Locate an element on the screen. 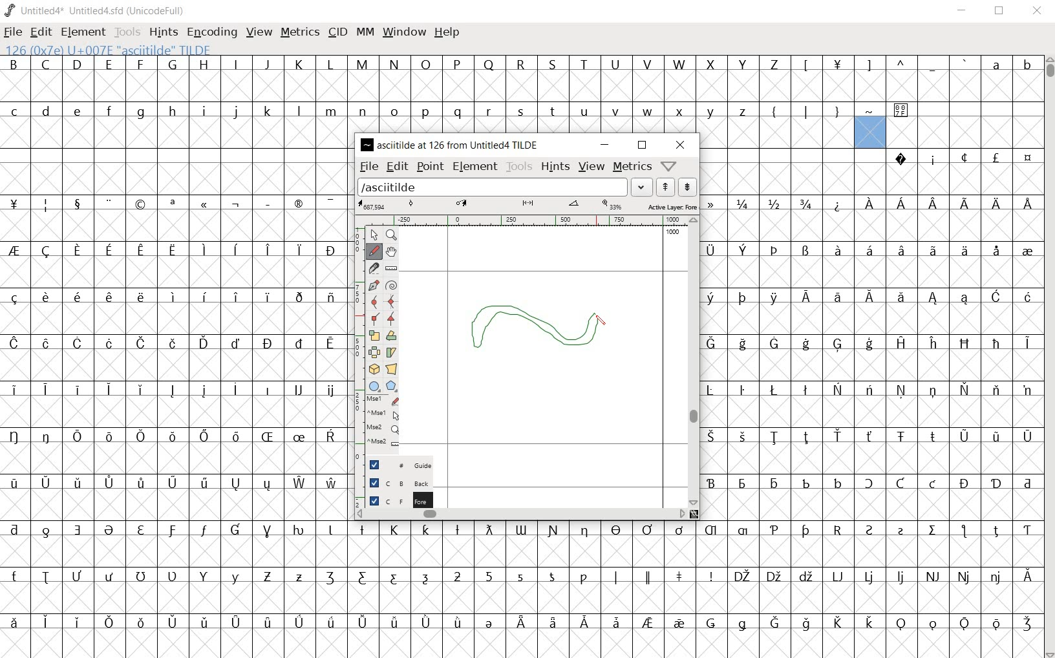  CID is located at coordinates (337, 32).